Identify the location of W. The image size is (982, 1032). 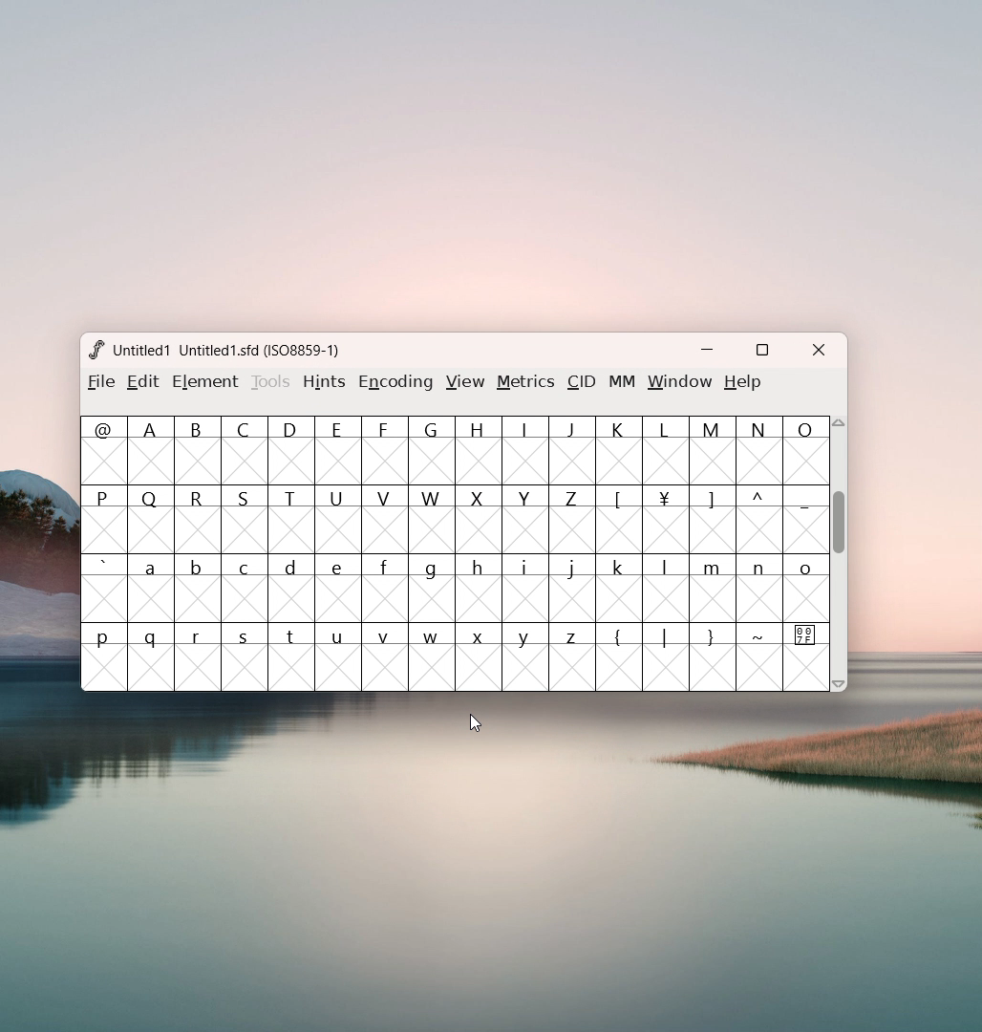
(434, 520).